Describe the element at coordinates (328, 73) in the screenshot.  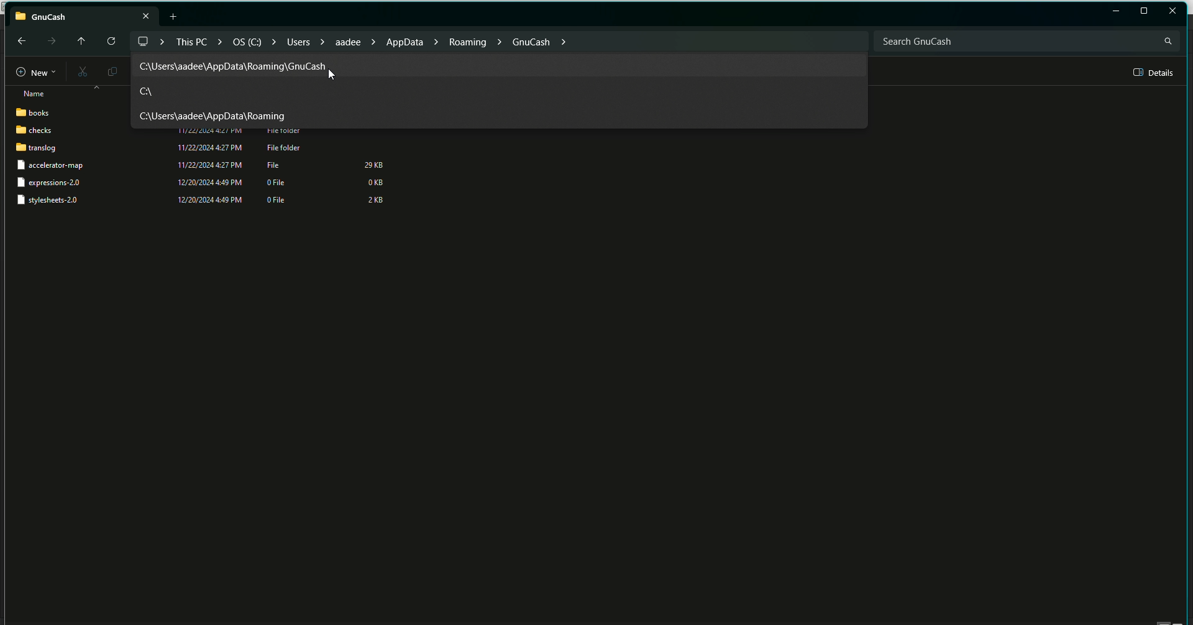
I see `Cursor` at that location.